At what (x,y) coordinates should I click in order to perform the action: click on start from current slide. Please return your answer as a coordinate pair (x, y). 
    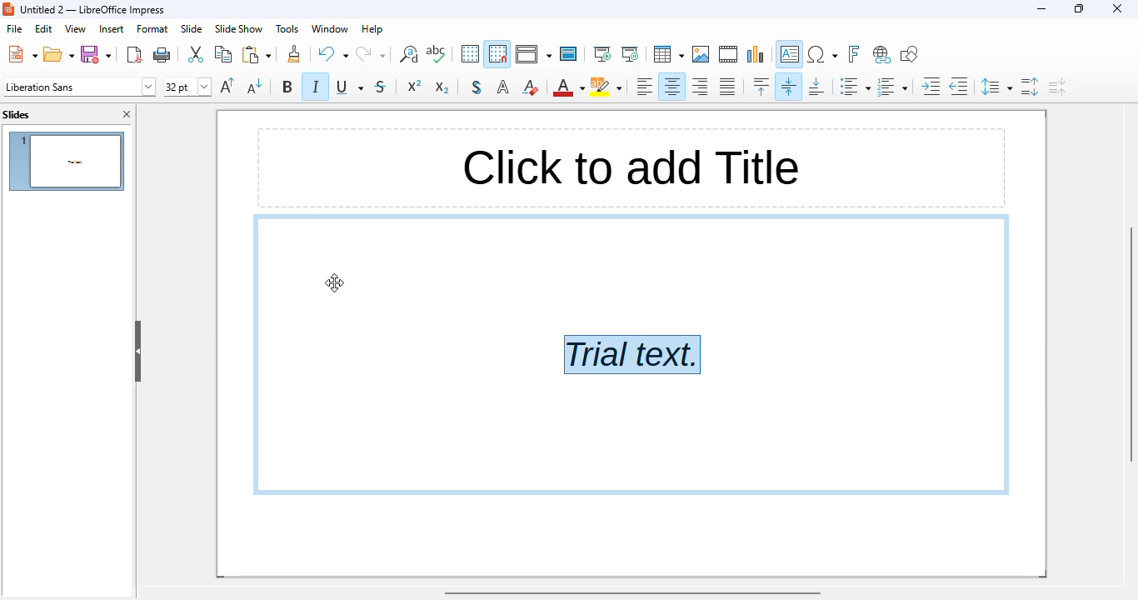
    Looking at the image, I should click on (631, 54).